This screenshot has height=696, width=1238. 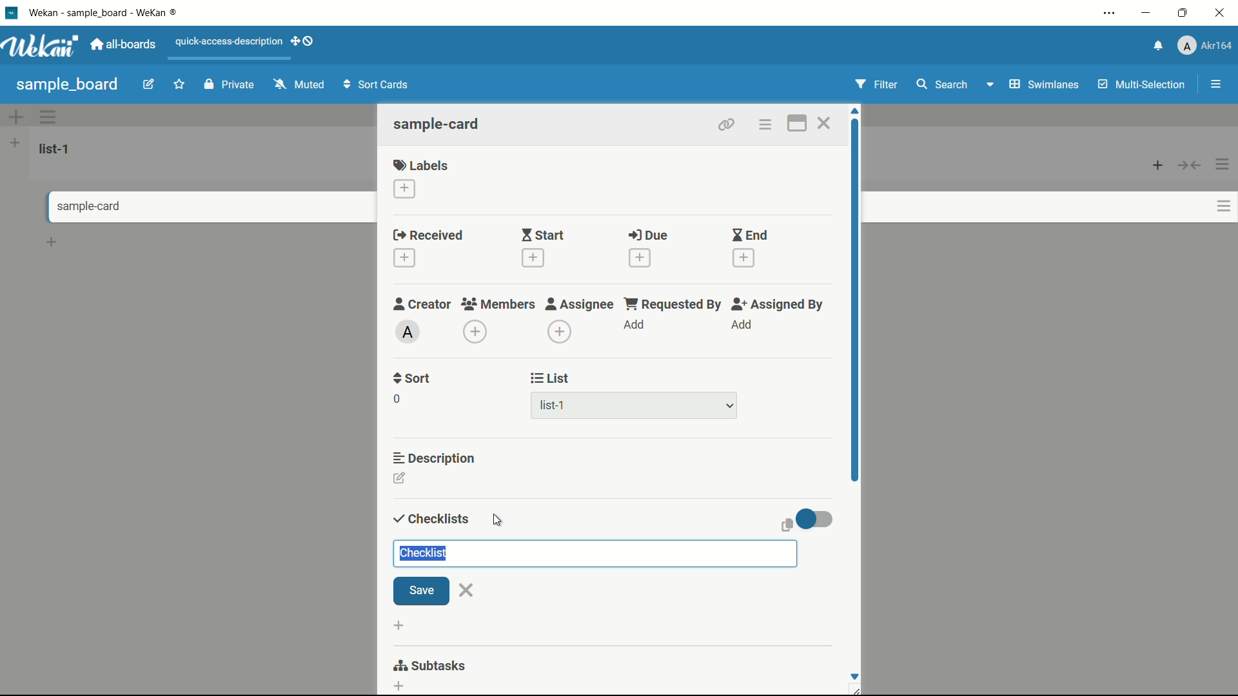 I want to click on admin, so click(x=408, y=332).